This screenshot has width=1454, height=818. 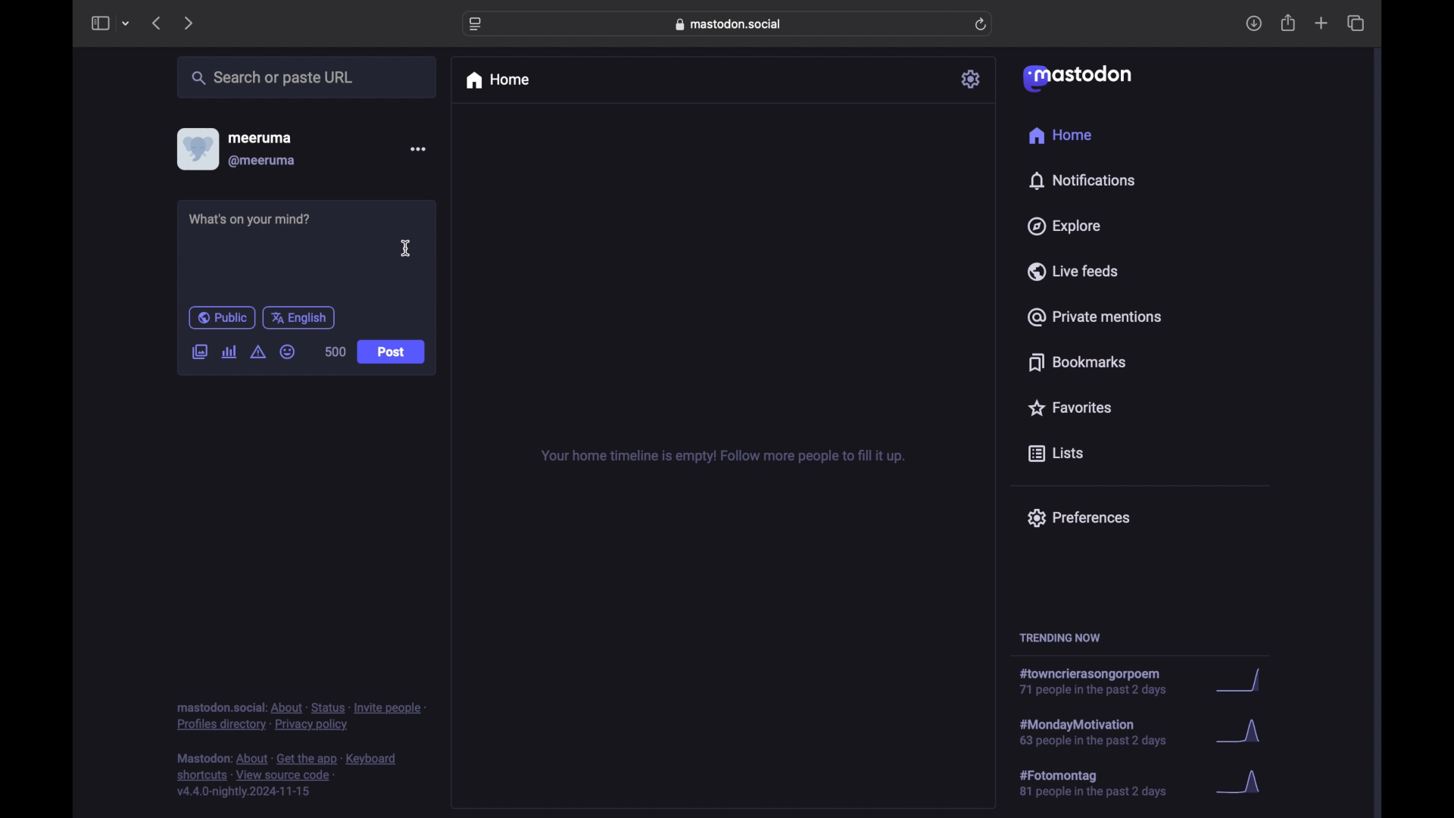 I want to click on meeruma, so click(x=260, y=138).